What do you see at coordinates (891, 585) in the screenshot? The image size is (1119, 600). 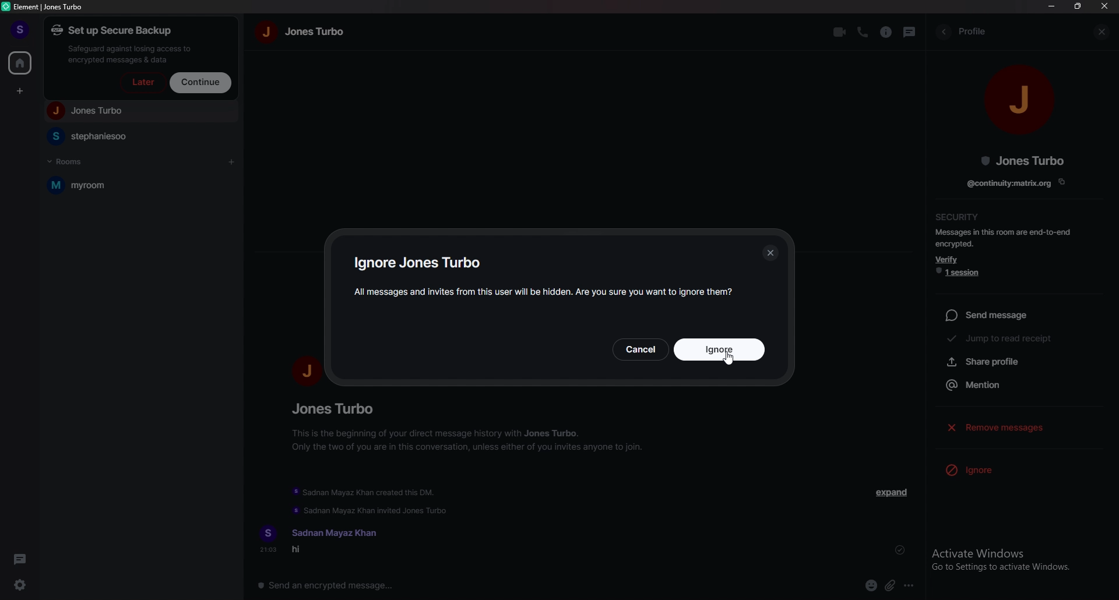 I see `attachment` at bounding box center [891, 585].